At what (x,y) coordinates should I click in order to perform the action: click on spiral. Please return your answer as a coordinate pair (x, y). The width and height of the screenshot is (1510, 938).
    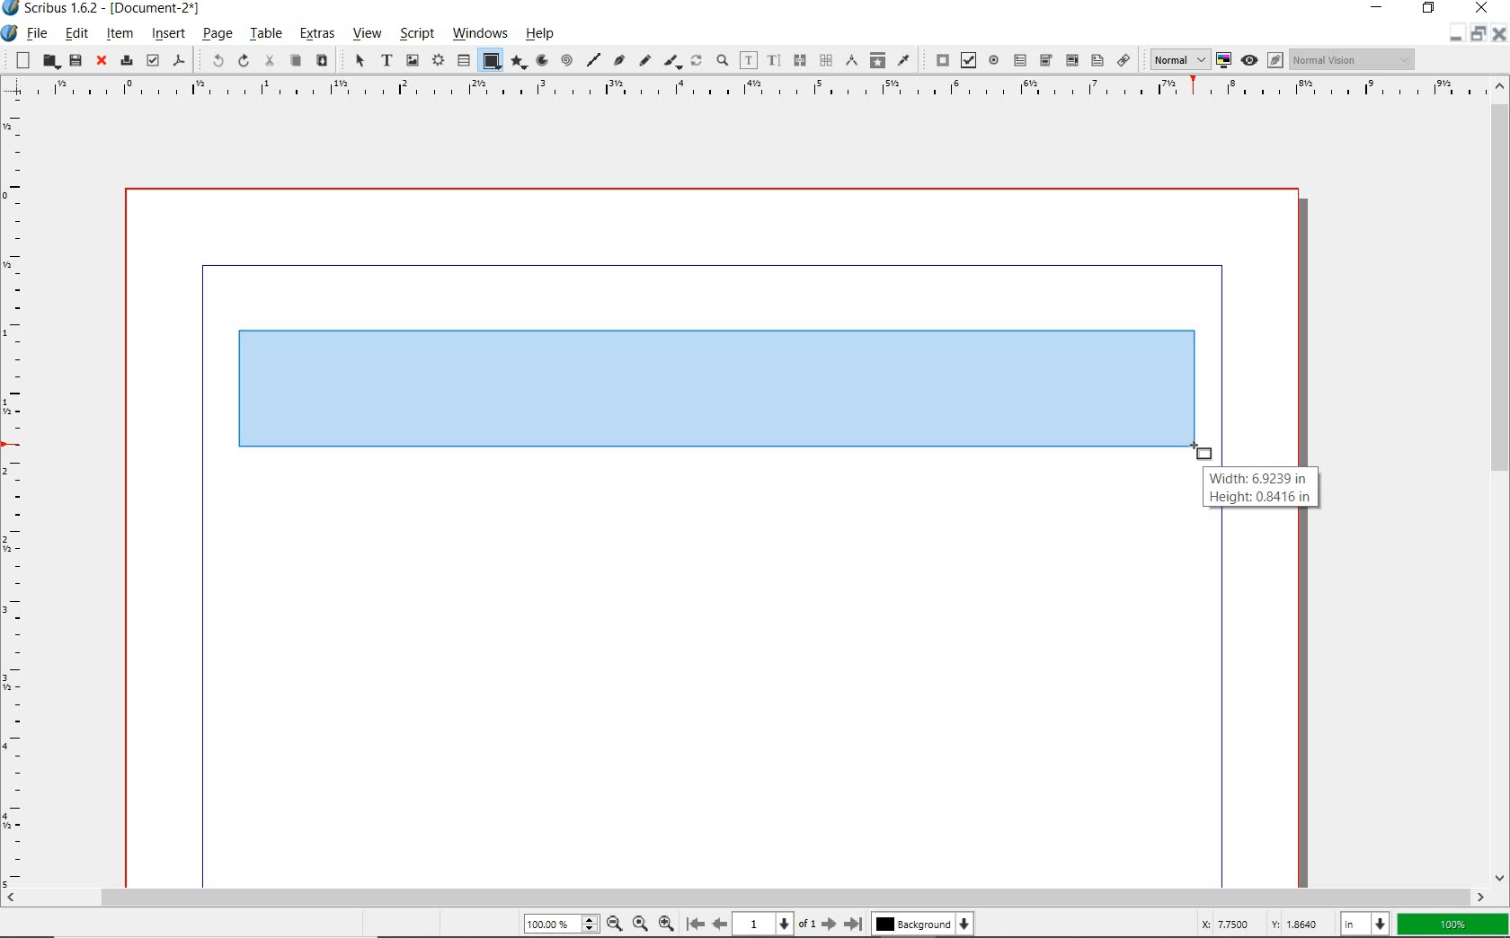
    Looking at the image, I should click on (569, 60).